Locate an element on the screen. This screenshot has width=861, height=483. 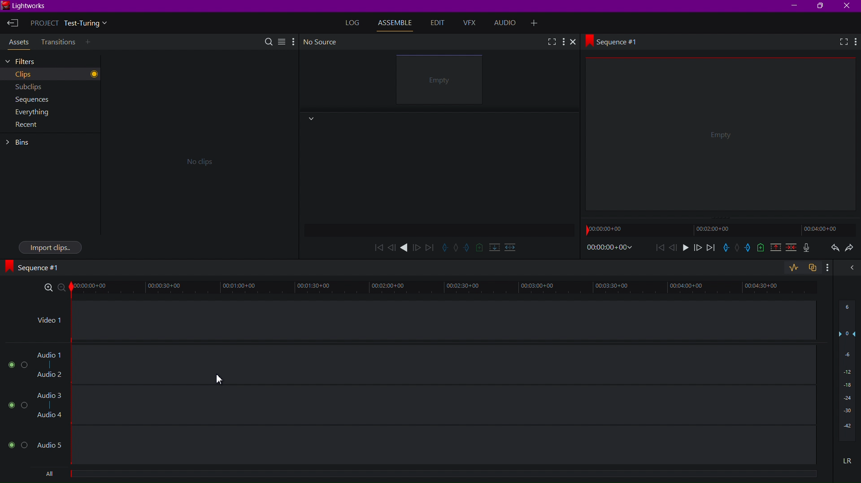
Source View is located at coordinates (442, 81).